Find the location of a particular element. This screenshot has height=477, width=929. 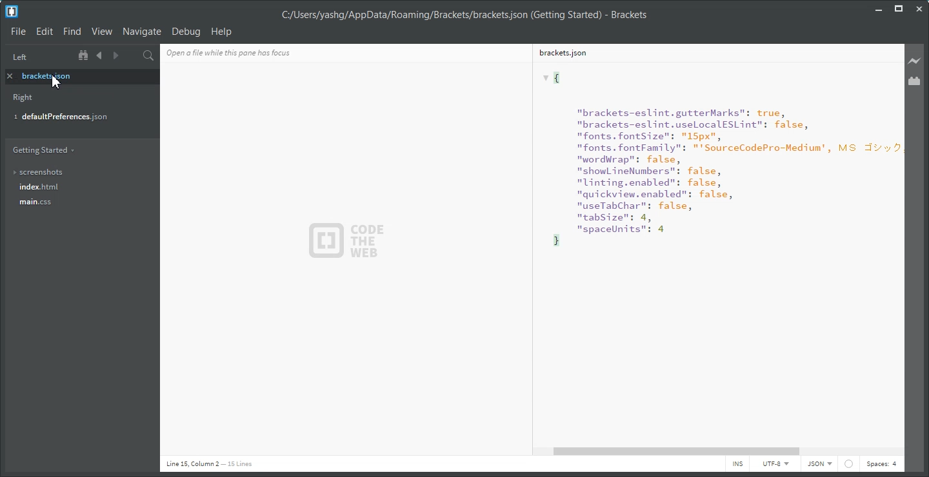

circle is located at coordinates (848, 466).